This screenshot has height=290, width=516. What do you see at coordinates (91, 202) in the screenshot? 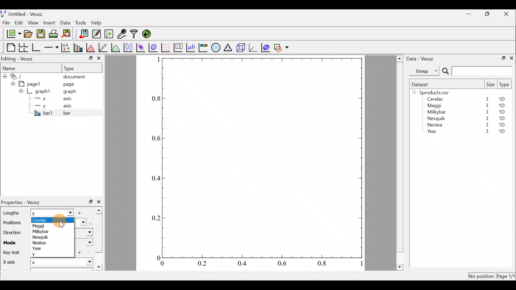
I see `restore down` at bounding box center [91, 202].